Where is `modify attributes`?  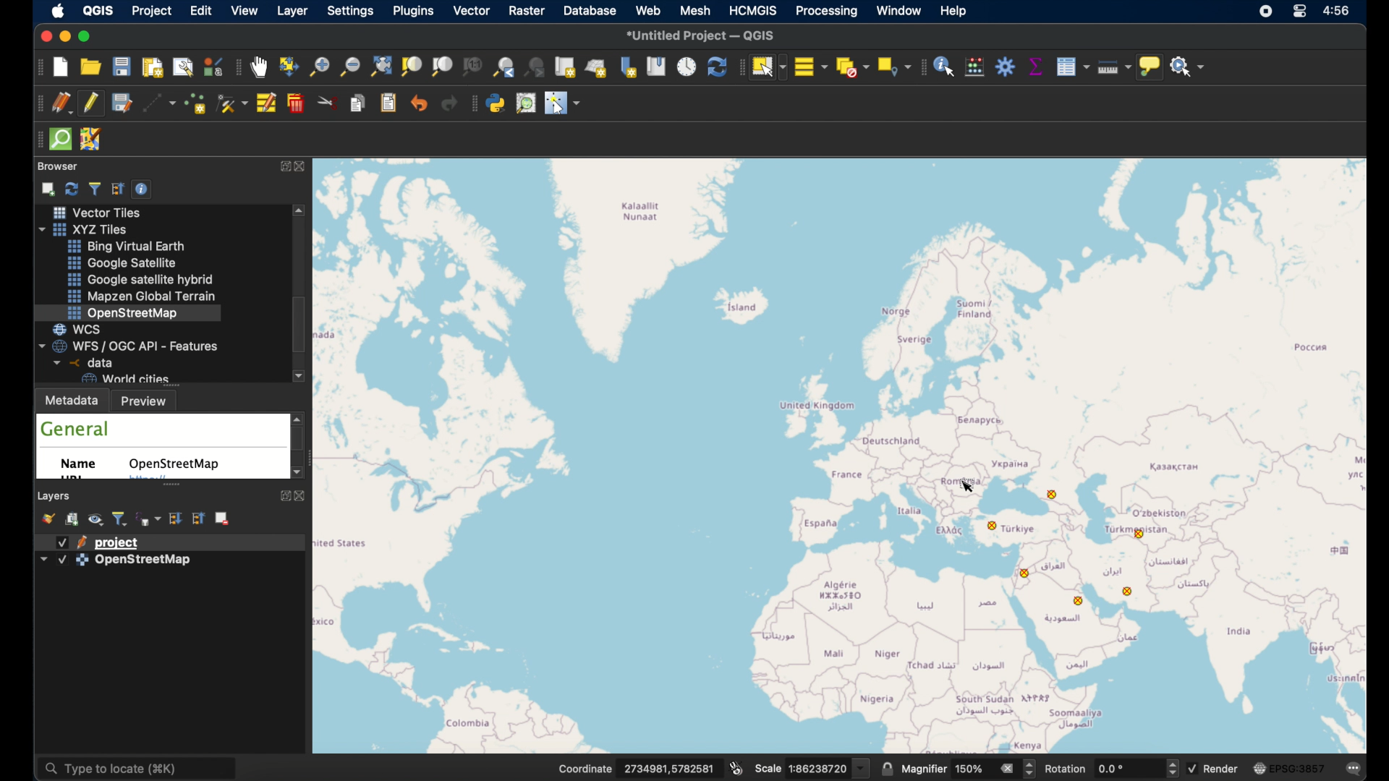
modify attributes is located at coordinates (268, 104).